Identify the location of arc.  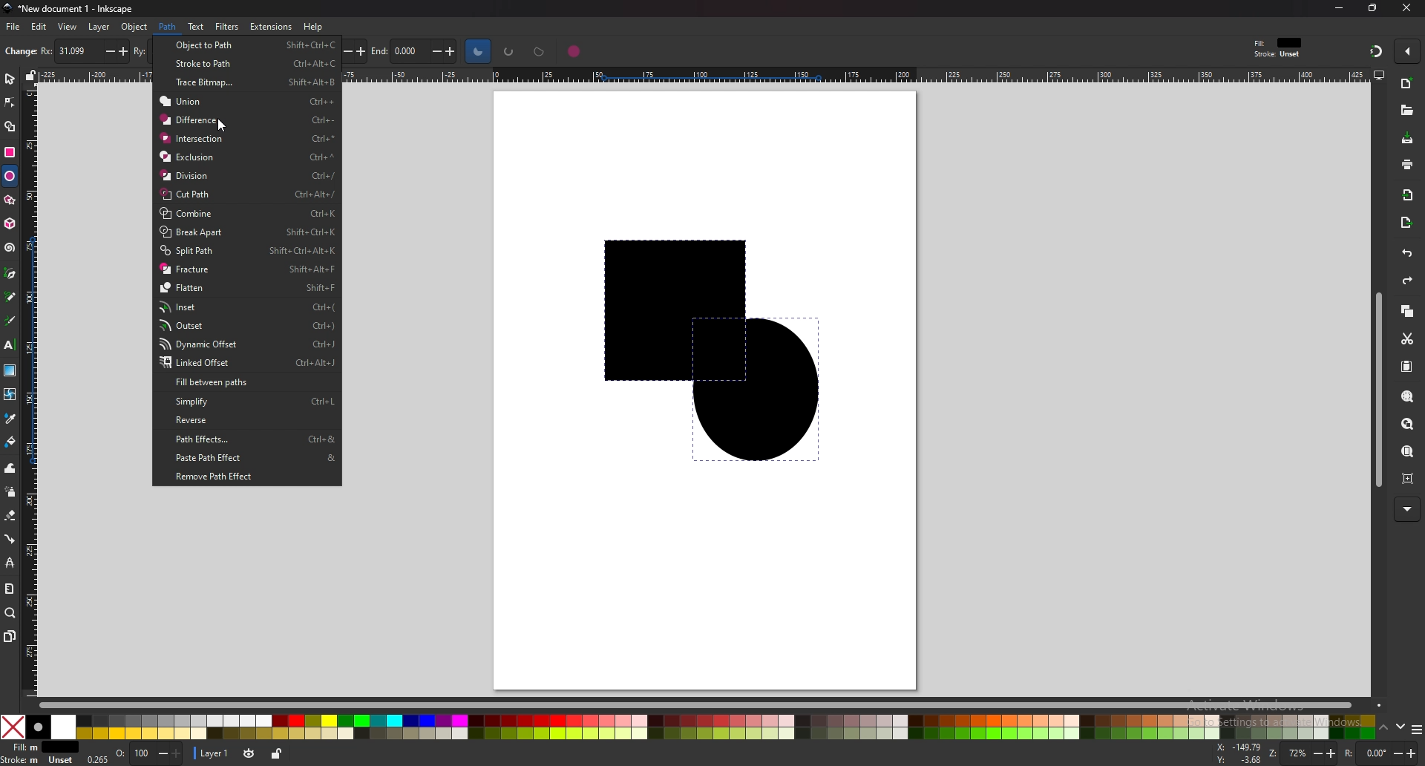
(509, 51).